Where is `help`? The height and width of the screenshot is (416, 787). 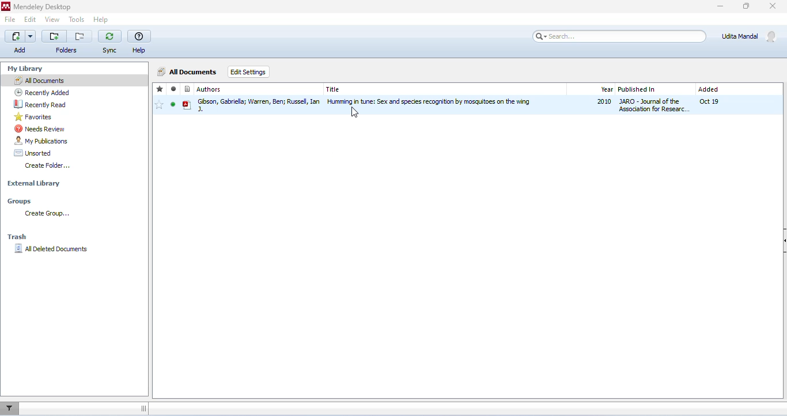
help is located at coordinates (101, 21).